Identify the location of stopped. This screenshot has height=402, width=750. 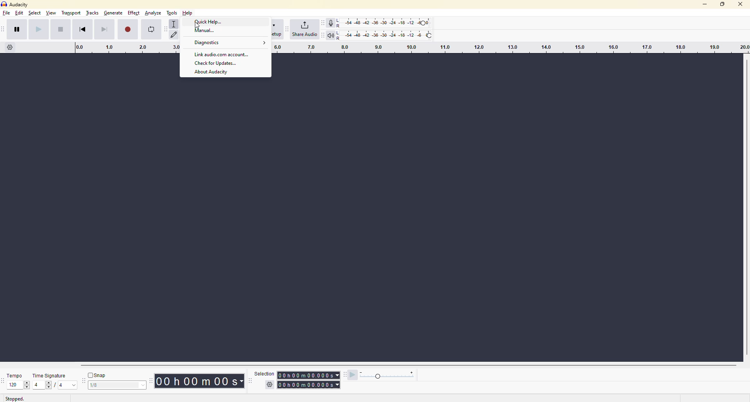
(15, 398).